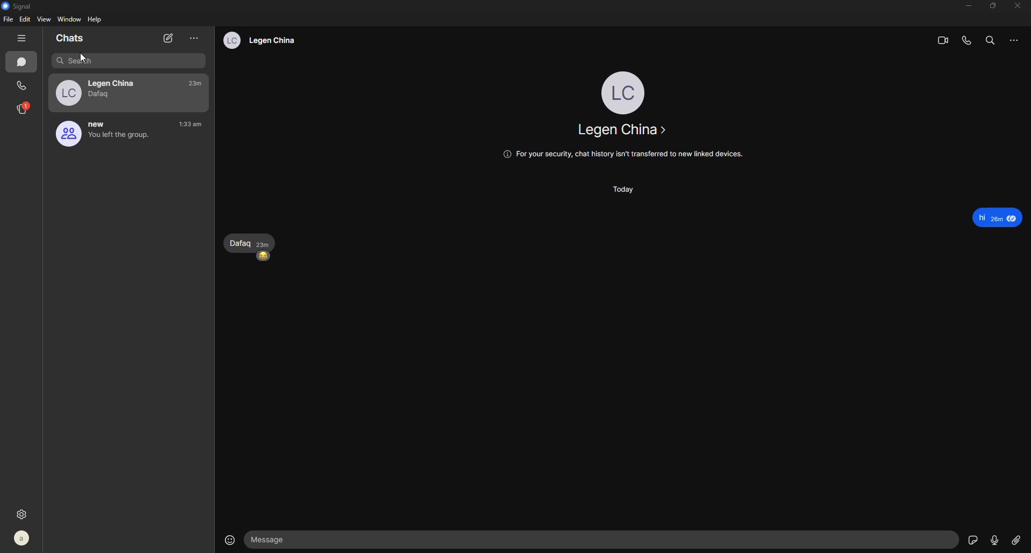  What do you see at coordinates (198, 84) in the screenshot?
I see `time- 23m` at bounding box center [198, 84].